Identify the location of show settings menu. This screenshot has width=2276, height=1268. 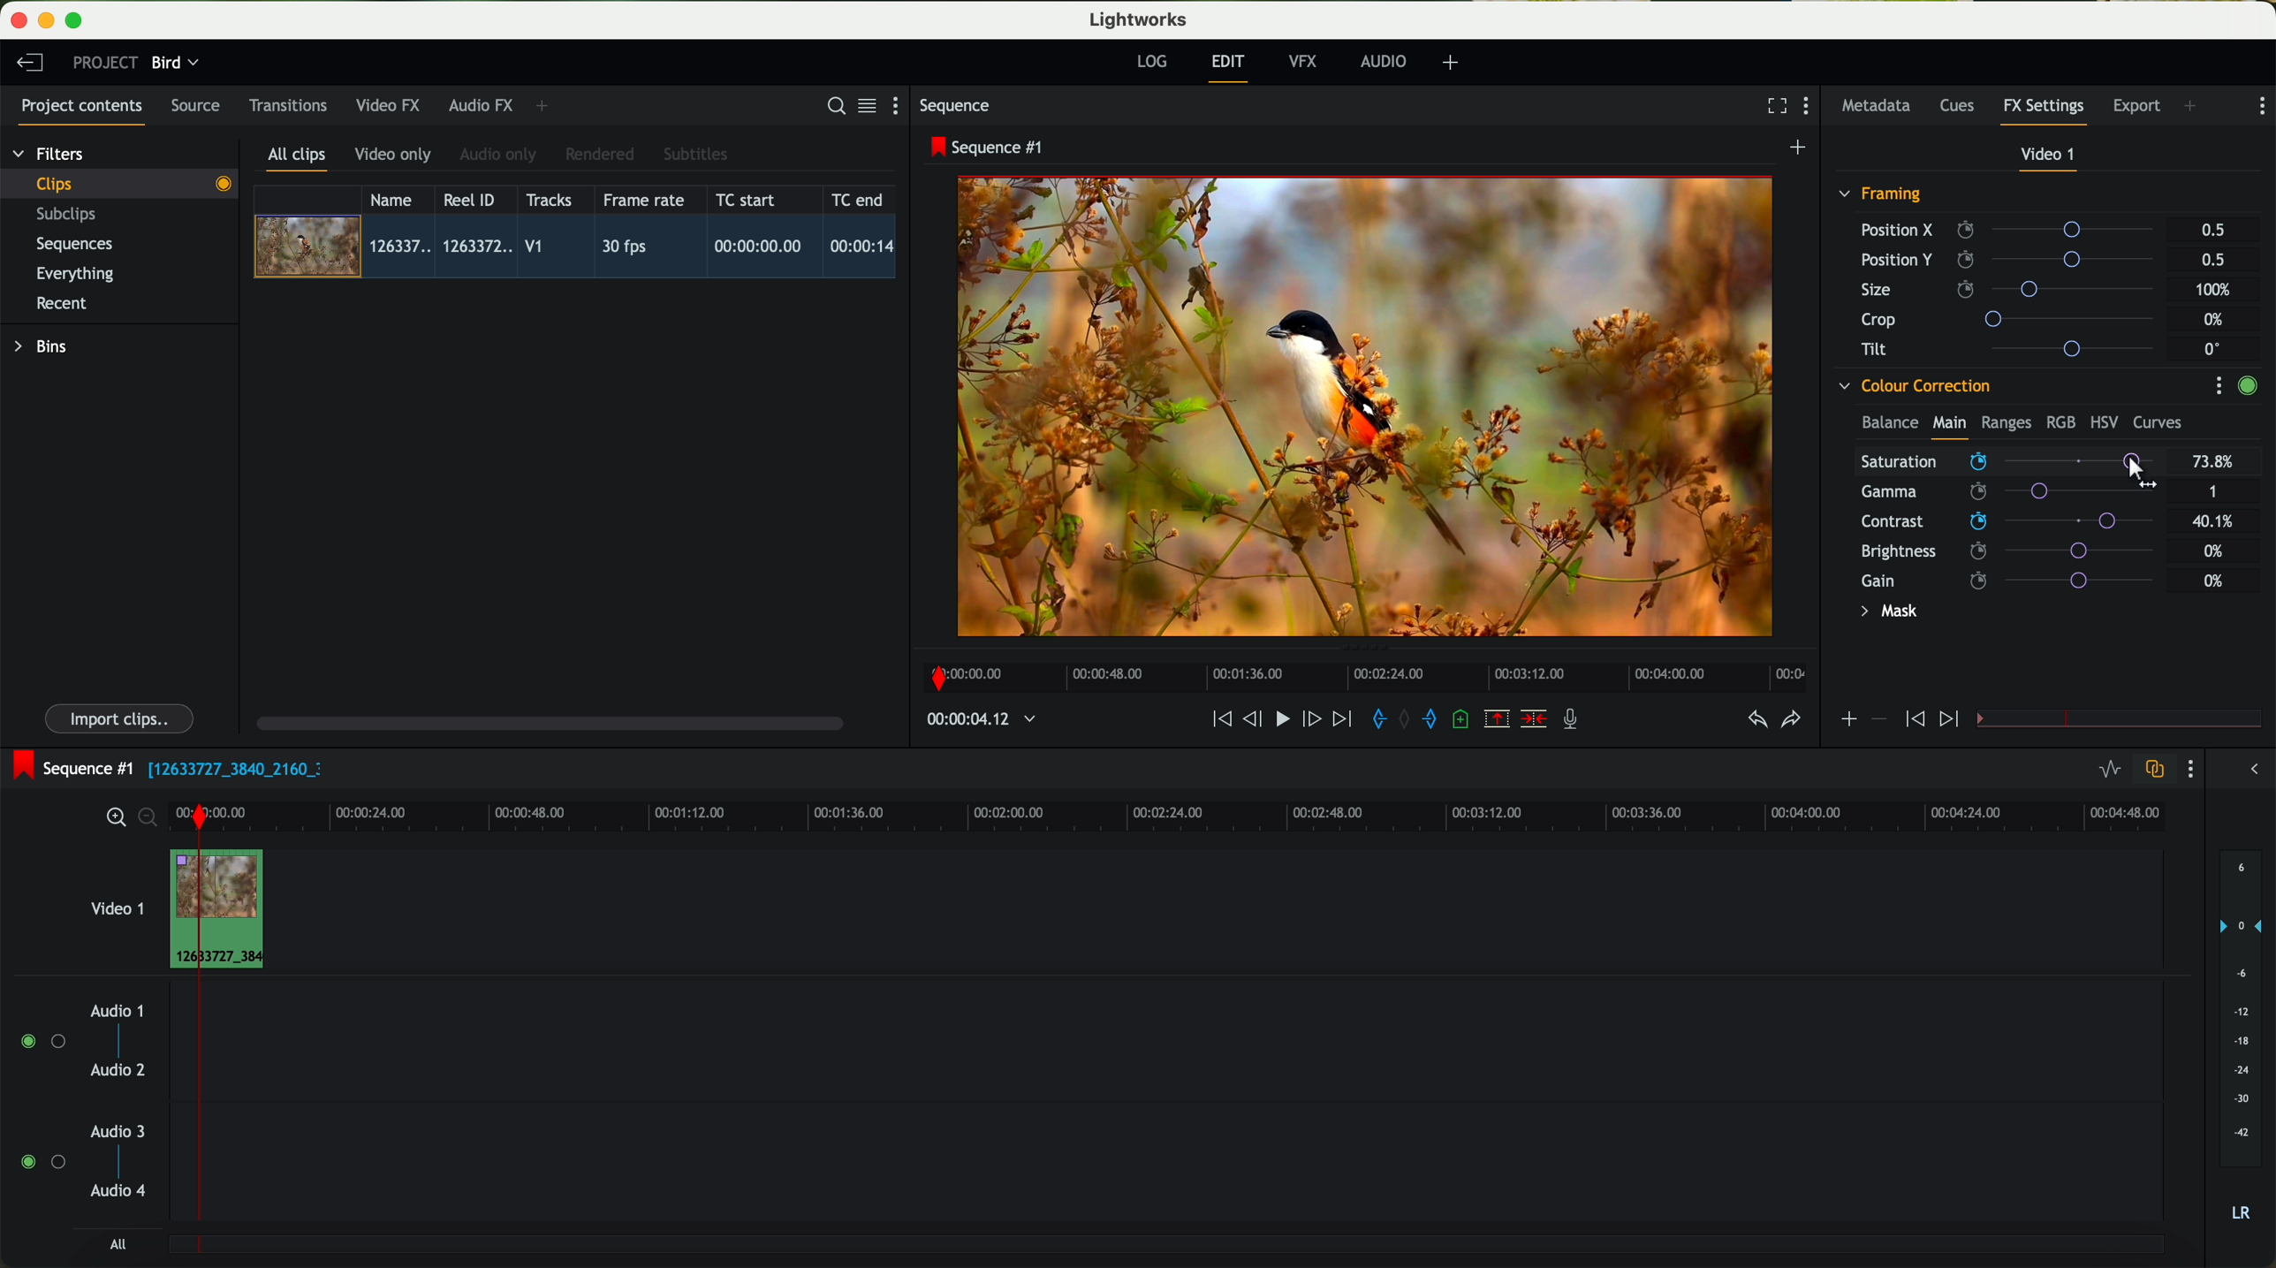
(2260, 106).